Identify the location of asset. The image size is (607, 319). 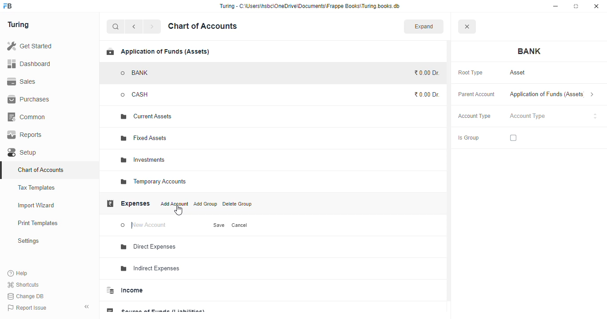
(518, 73).